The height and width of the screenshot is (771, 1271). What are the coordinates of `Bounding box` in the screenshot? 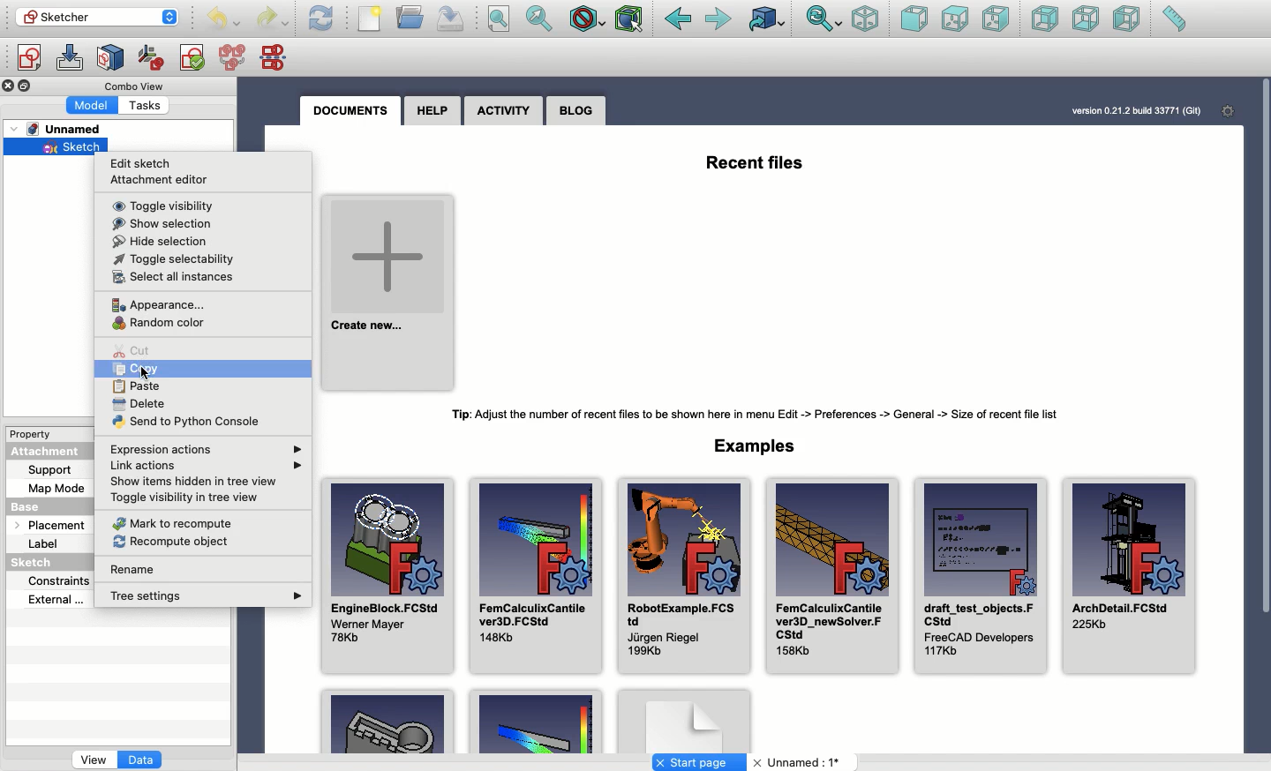 It's located at (630, 20).